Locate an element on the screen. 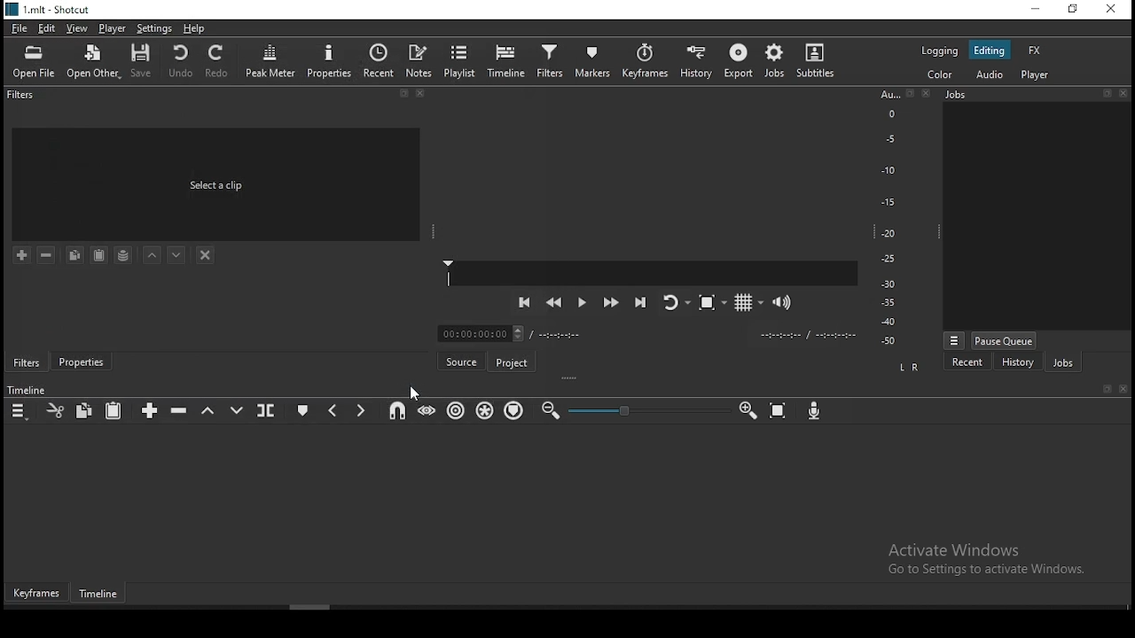  Bookmark is located at coordinates (1107, 389).